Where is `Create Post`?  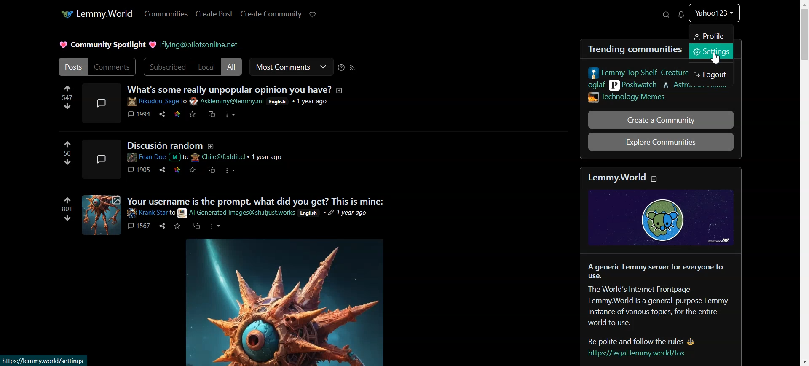 Create Post is located at coordinates (271, 14).